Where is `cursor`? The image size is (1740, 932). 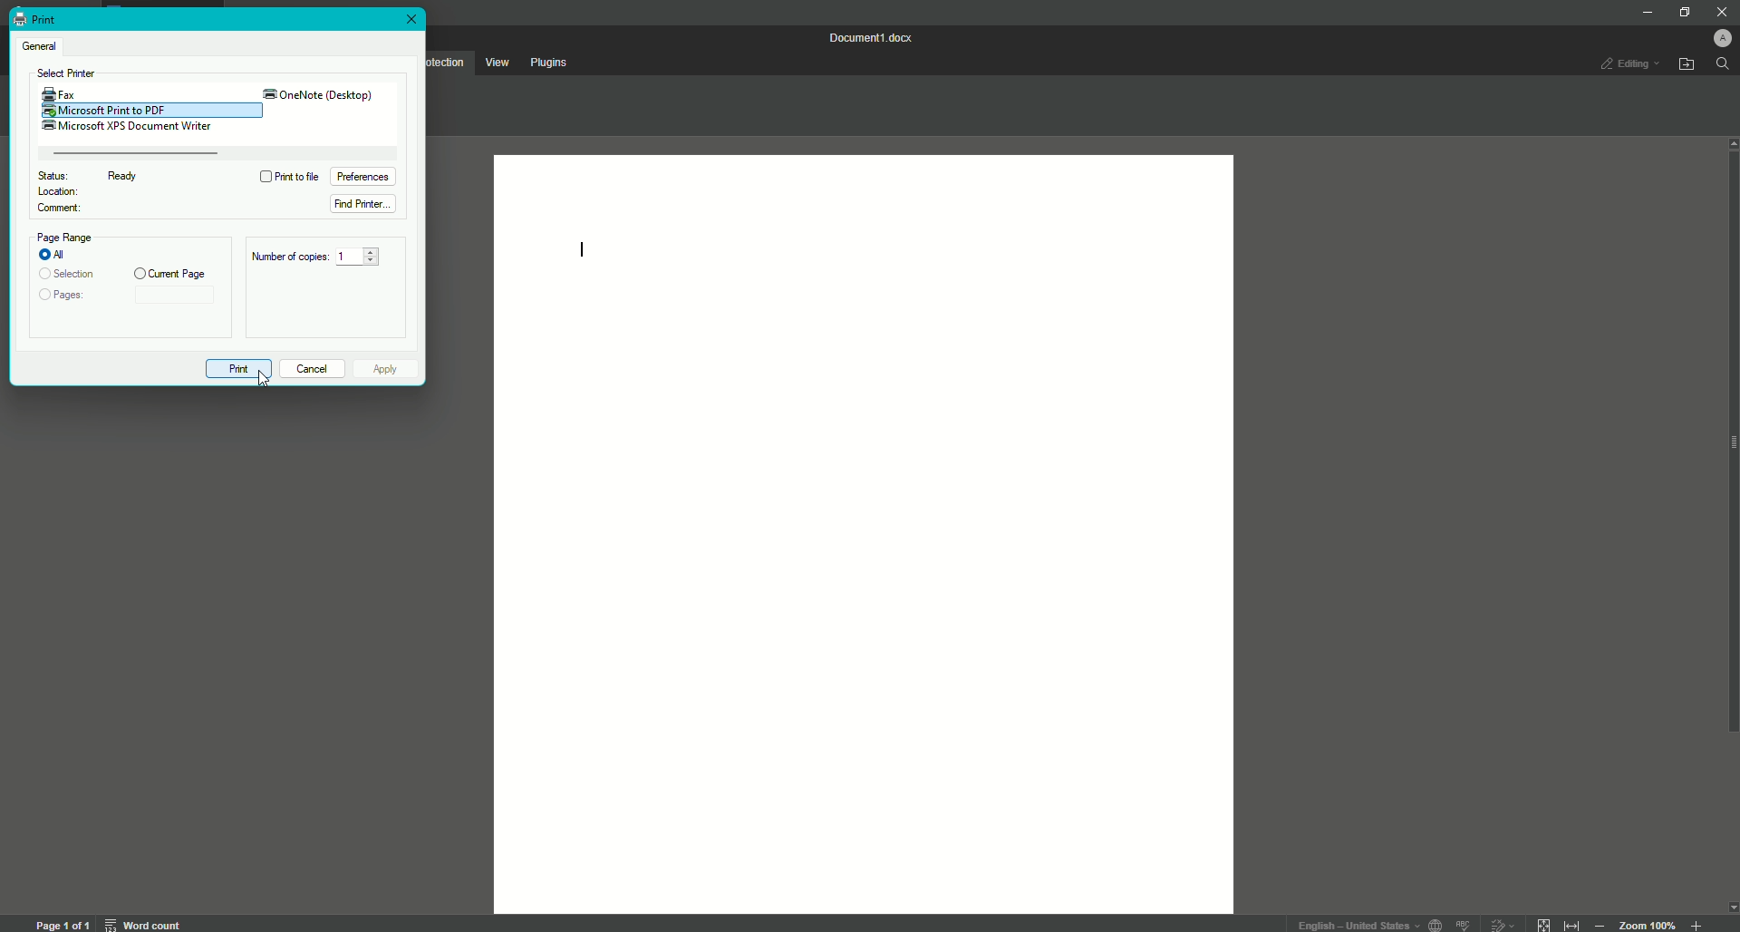 cursor is located at coordinates (263, 385).